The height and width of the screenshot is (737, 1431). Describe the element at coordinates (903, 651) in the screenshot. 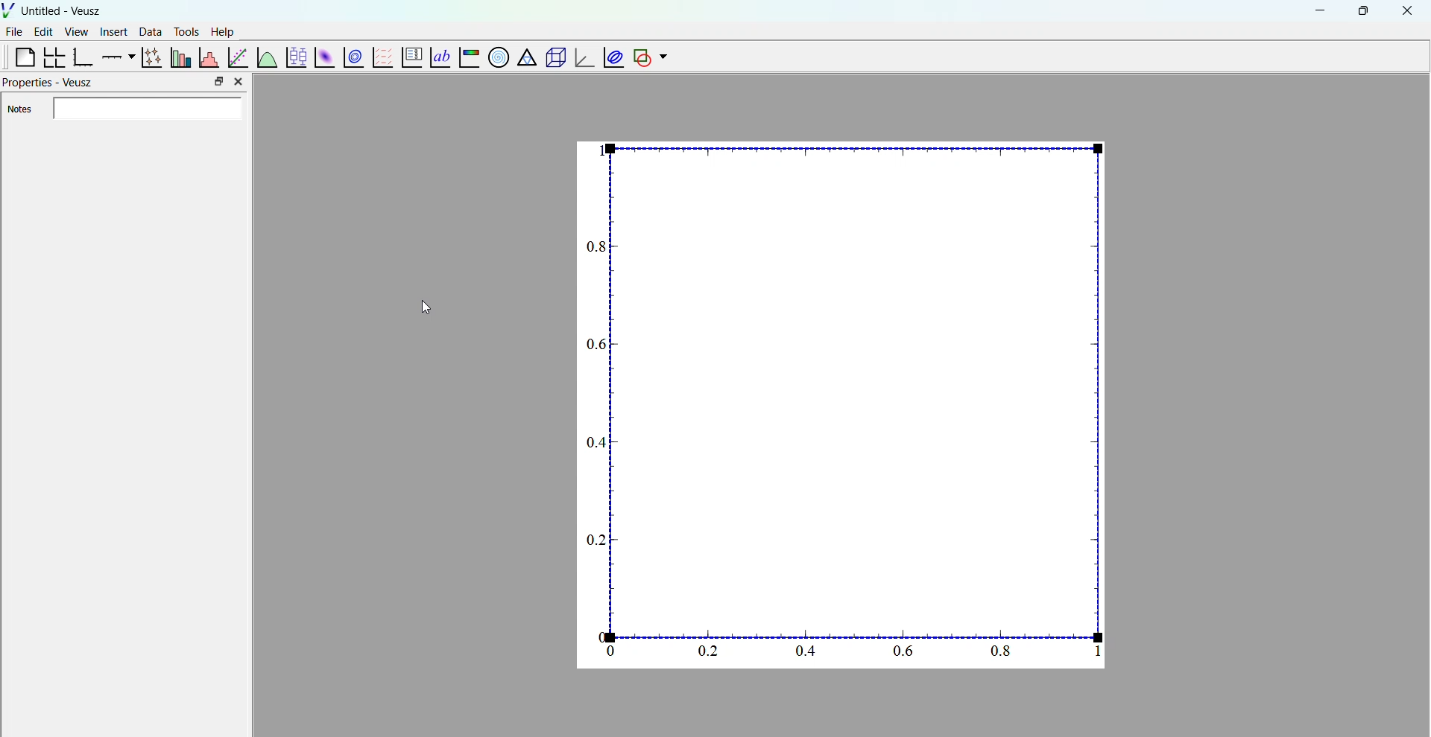

I see `0.6` at that location.